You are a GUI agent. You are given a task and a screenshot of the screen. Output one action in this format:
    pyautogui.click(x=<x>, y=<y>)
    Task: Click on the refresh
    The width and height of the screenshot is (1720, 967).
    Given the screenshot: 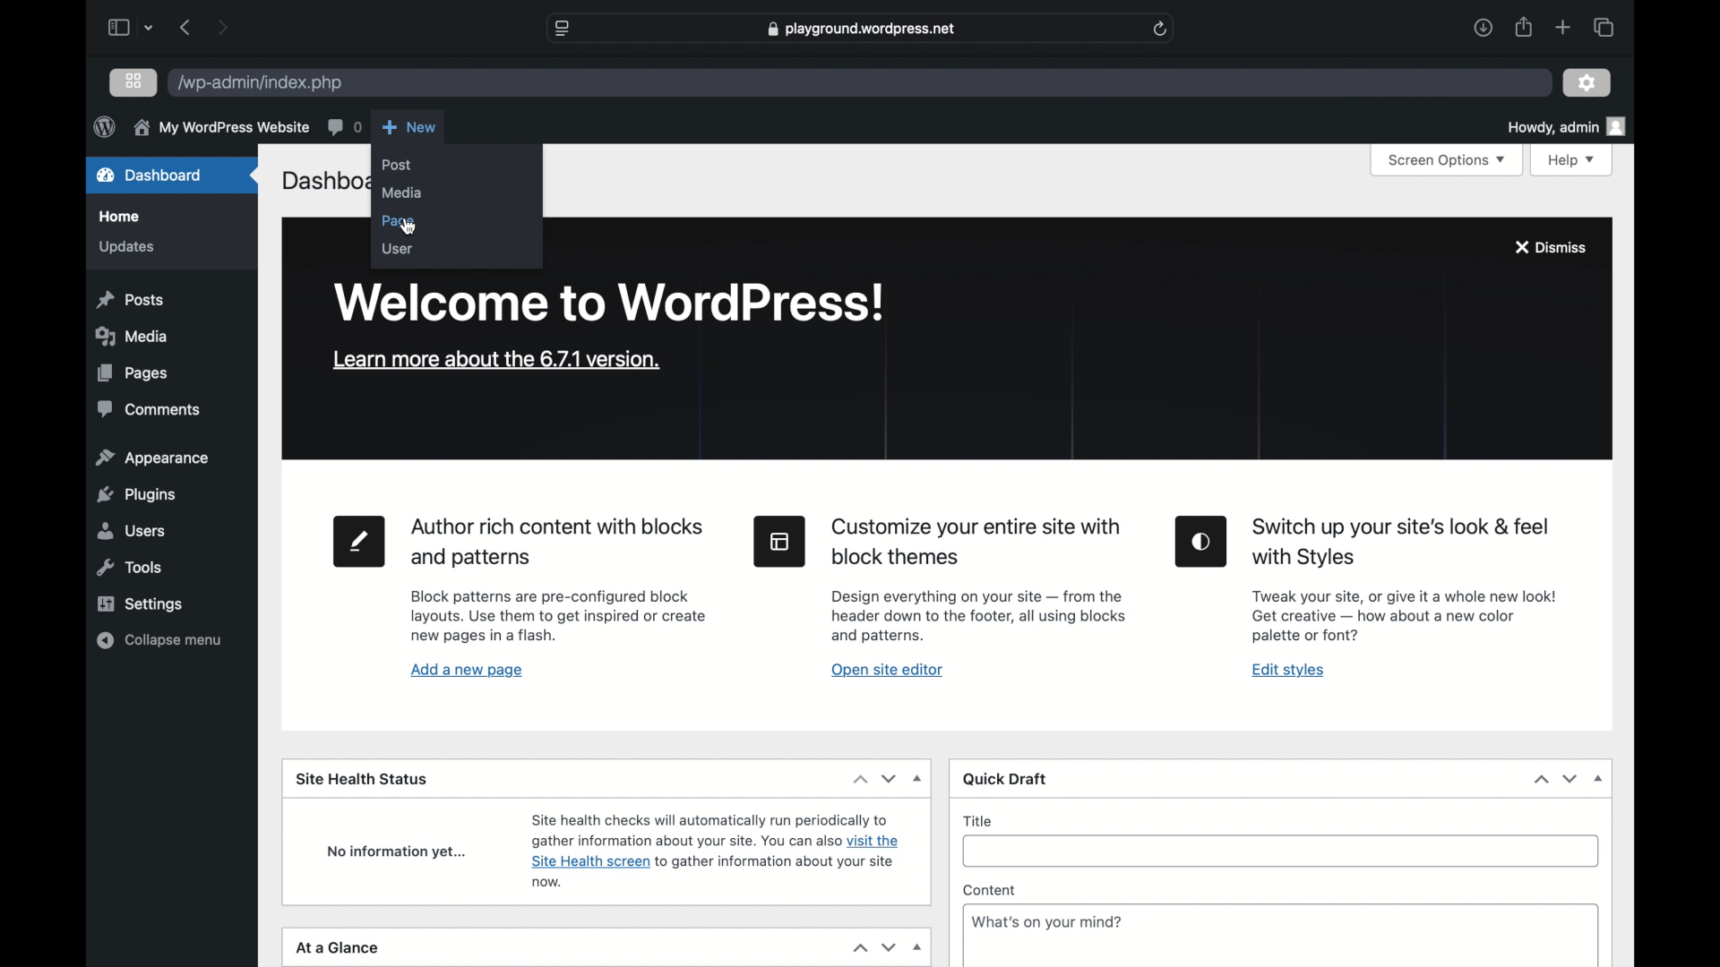 What is the action you would take?
    pyautogui.click(x=1161, y=29)
    